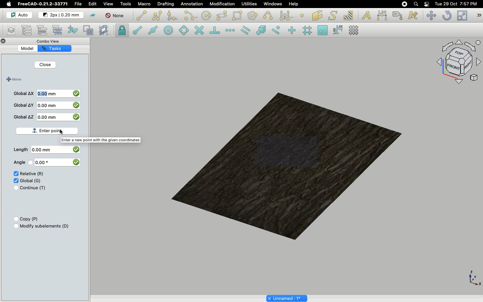 The height and width of the screenshot is (302, 483). Describe the element at coordinates (90, 31) in the screenshot. I see `Create working plane proxy` at that location.